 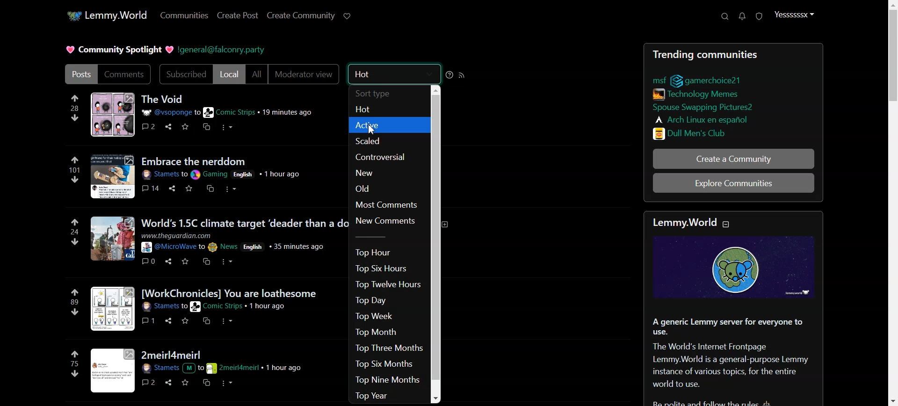 What do you see at coordinates (734, 360) in the screenshot?
I see `Text` at bounding box center [734, 360].